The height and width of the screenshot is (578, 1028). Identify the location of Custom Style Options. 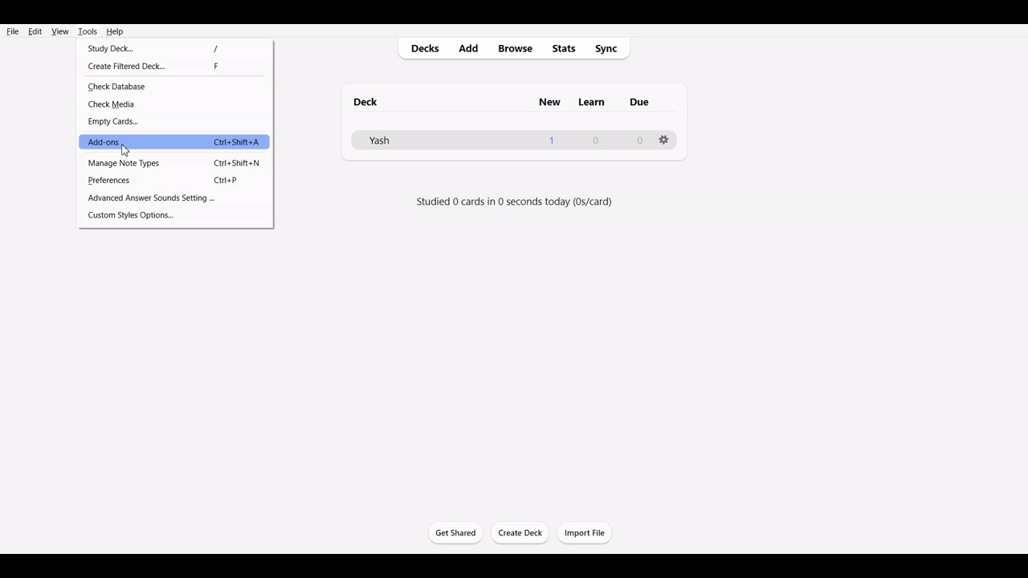
(175, 215).